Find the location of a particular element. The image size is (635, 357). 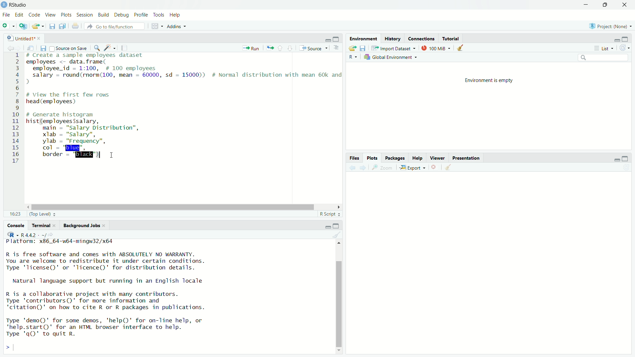

Presentation is located at coordinates (467, 158).